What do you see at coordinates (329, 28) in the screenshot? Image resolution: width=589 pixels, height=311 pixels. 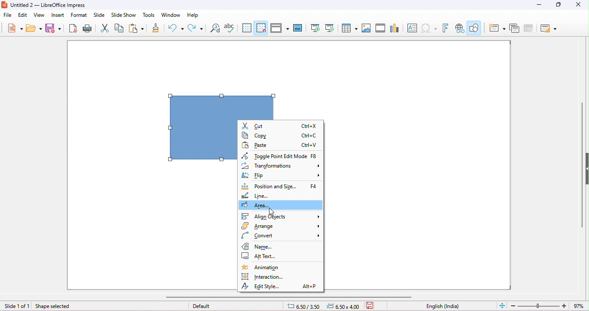 I see `start from current` at bounding box center [329, 28].